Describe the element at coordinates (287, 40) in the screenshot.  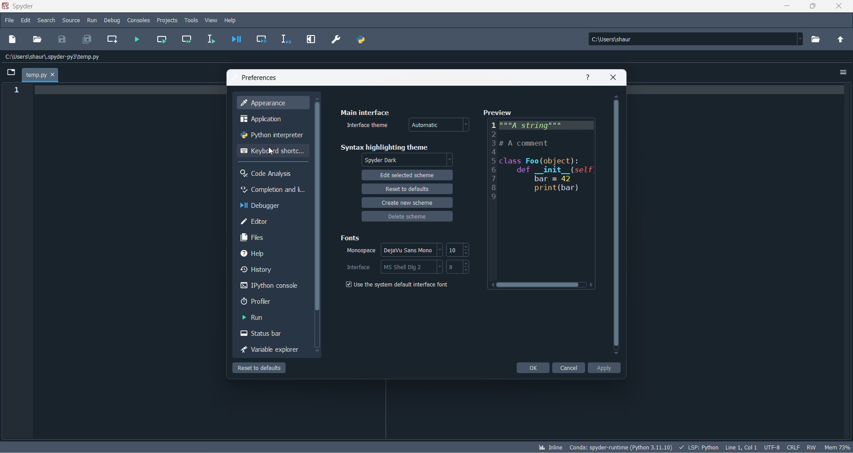
I see `debug selection` at that location.